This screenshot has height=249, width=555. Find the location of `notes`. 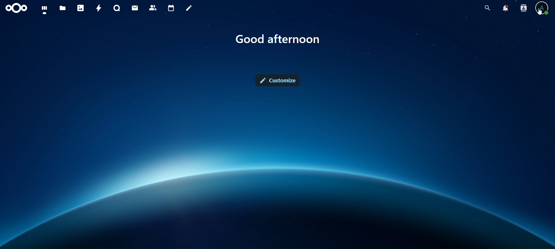

notes is located at coordinates (189, 8).